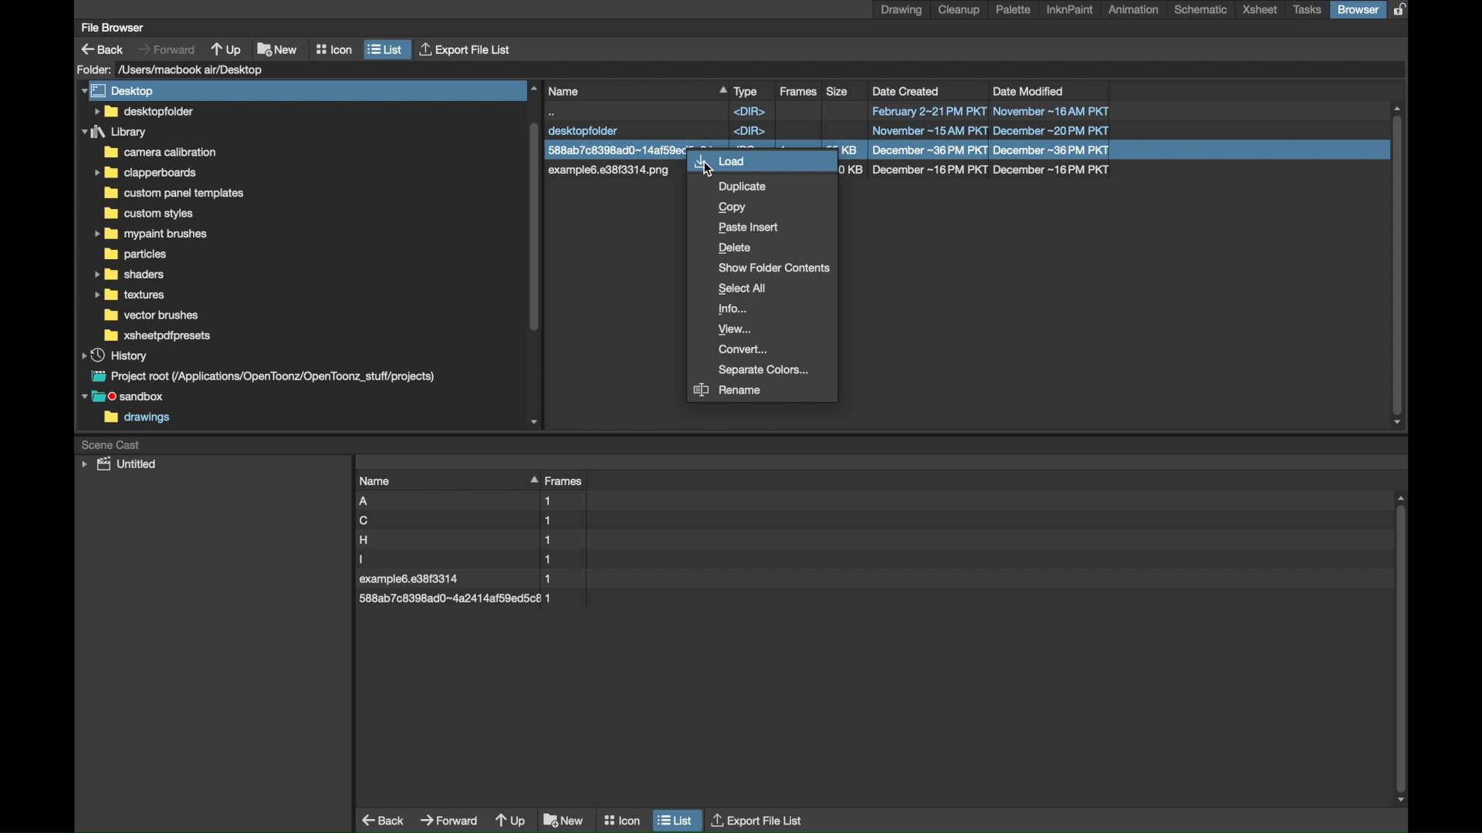 The image size is (1482, 833). Describe the element at coordinates (838, 90) in the screenshot. I see `size` at that location.